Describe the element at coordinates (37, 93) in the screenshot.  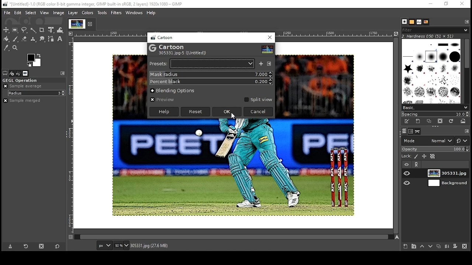
I see `radius` at that location.